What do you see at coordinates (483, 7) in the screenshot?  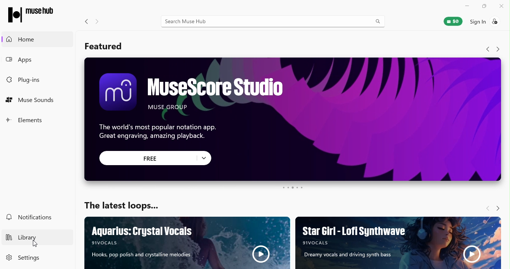 I see `Restore` at bounding box center [483, 7].